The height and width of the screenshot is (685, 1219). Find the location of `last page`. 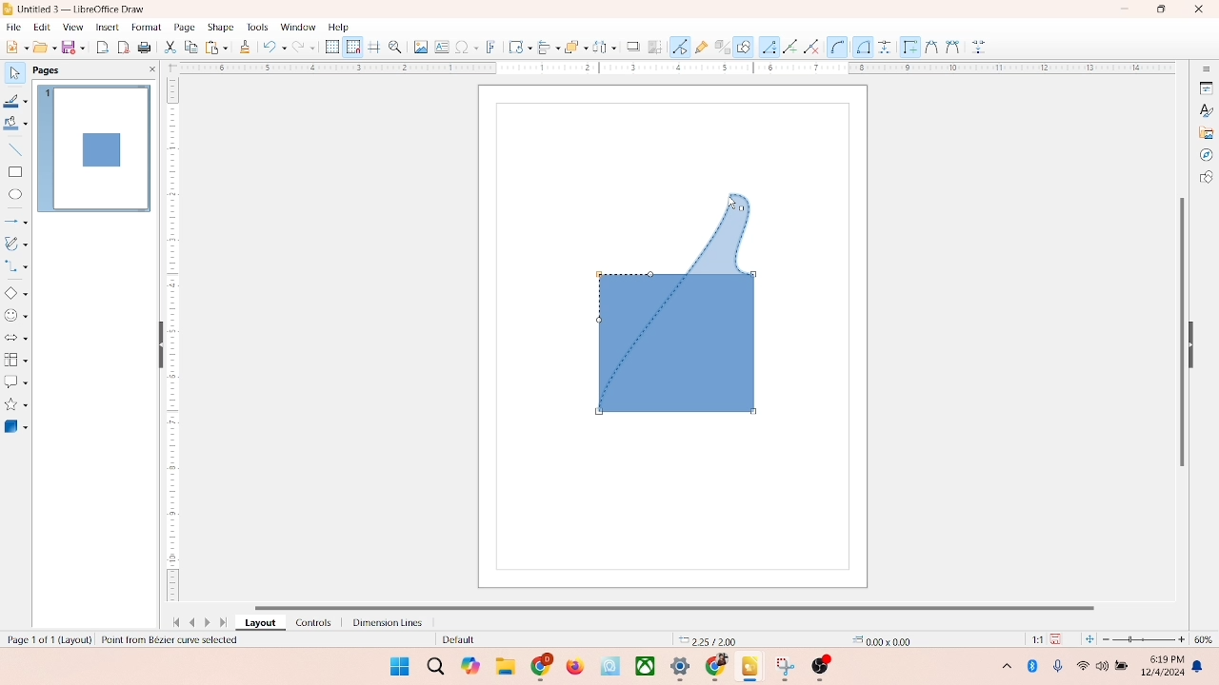

last page is located at coordinates (225, 623).